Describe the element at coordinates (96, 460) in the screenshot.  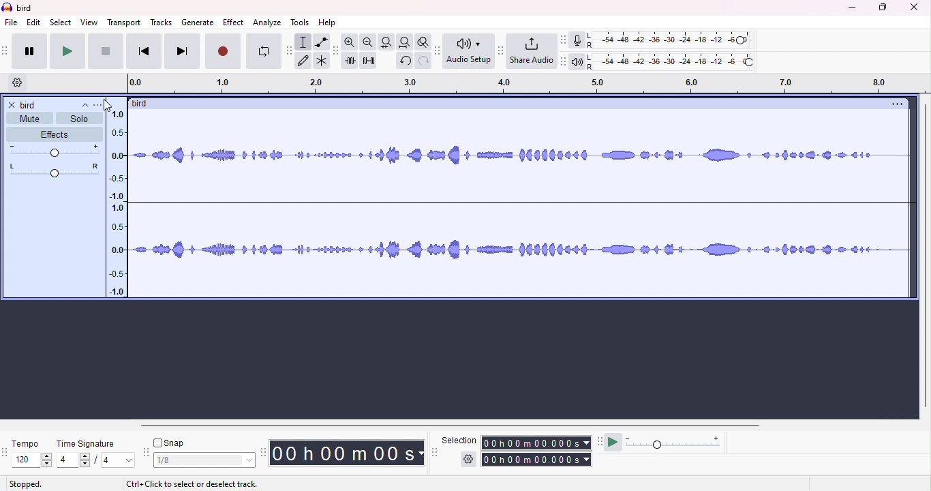
I see `select time signature` at that location.